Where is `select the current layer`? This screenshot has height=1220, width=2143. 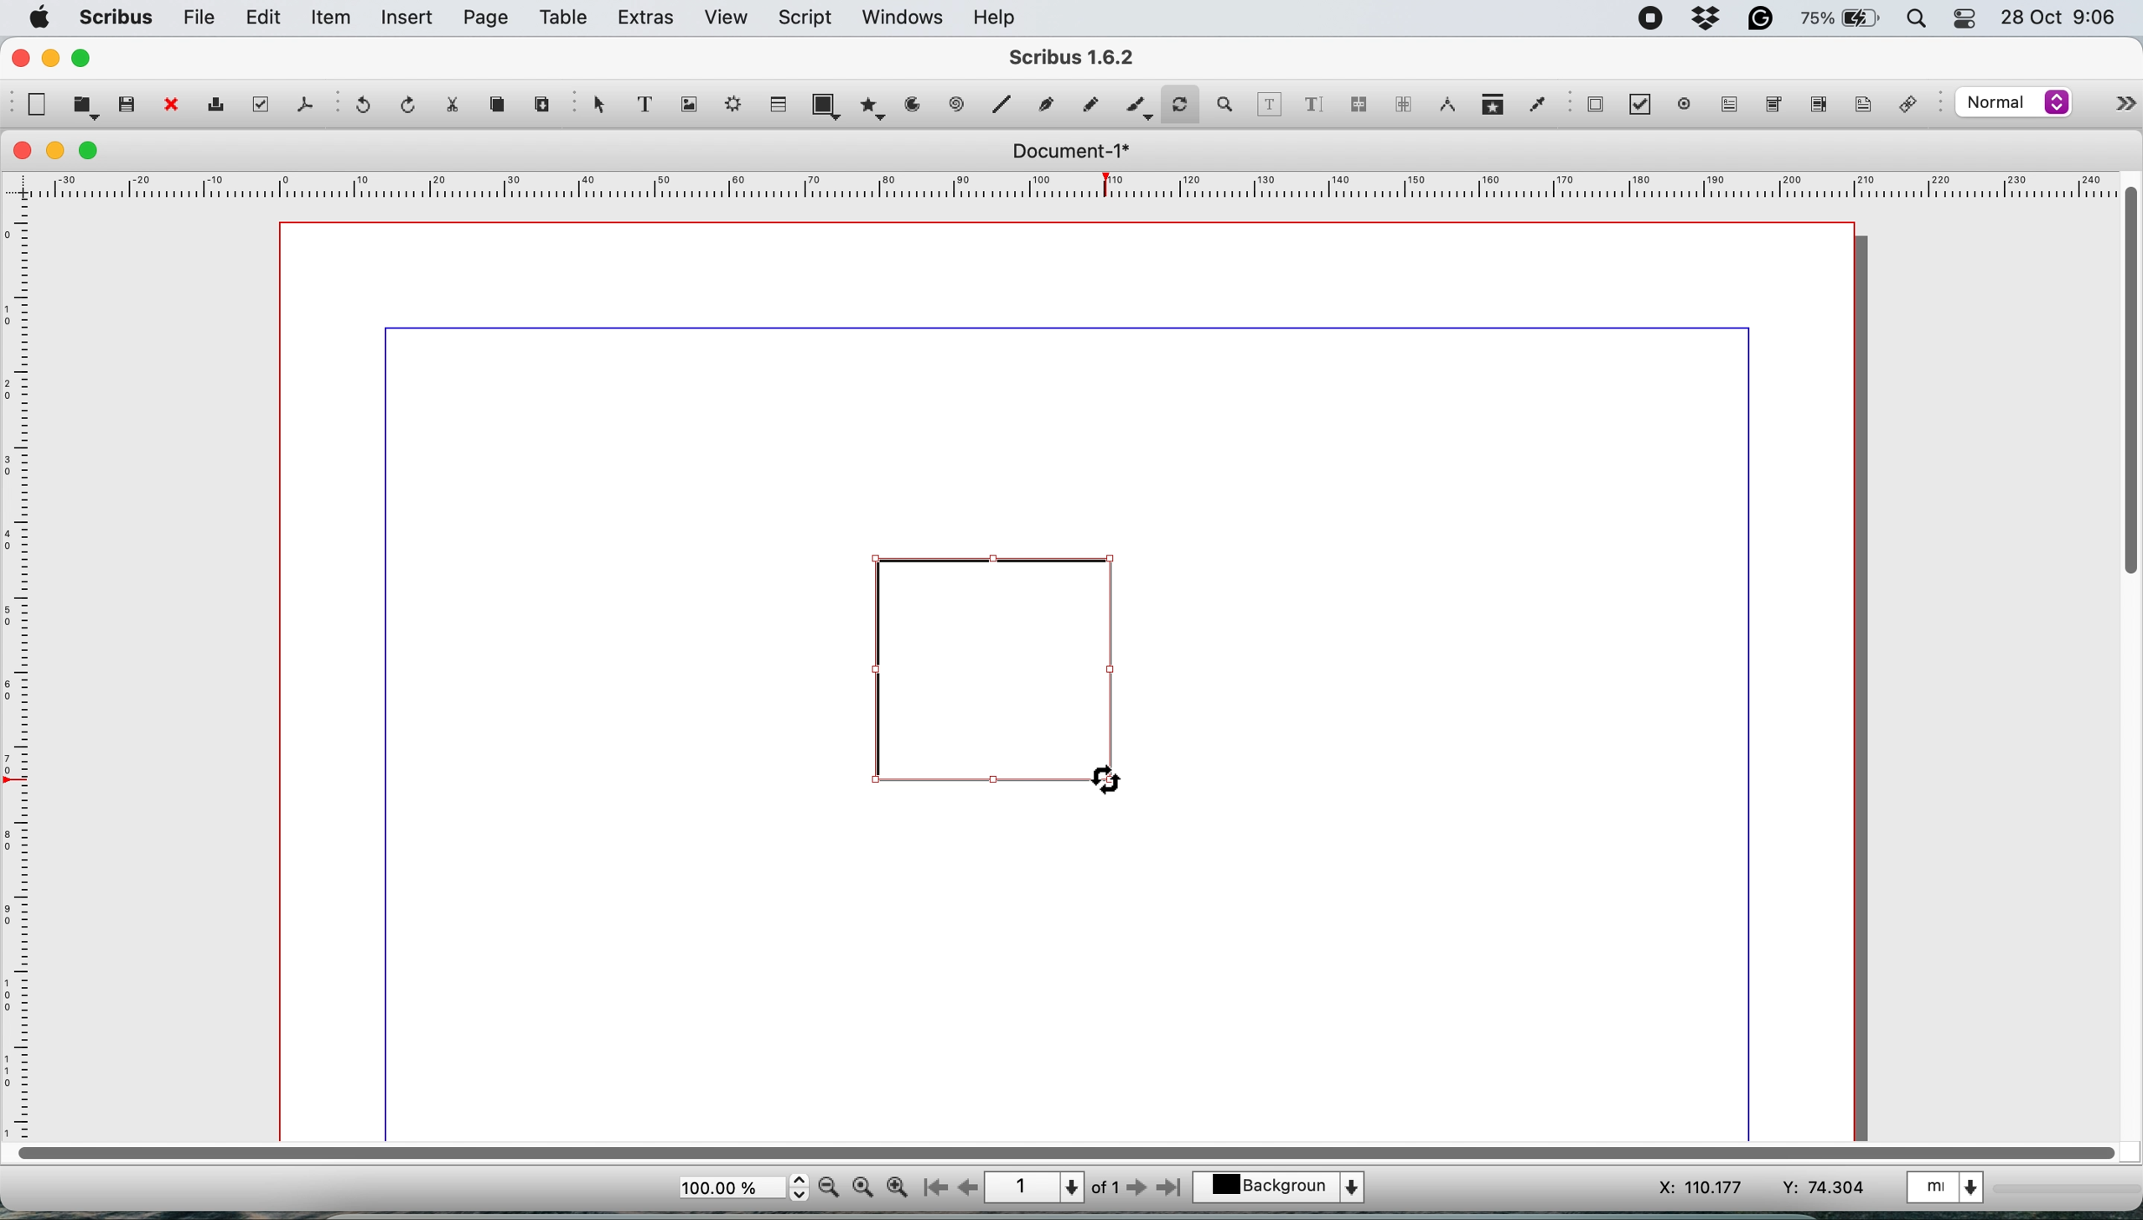
select the current layer is located at coordinates (1281, 1185).